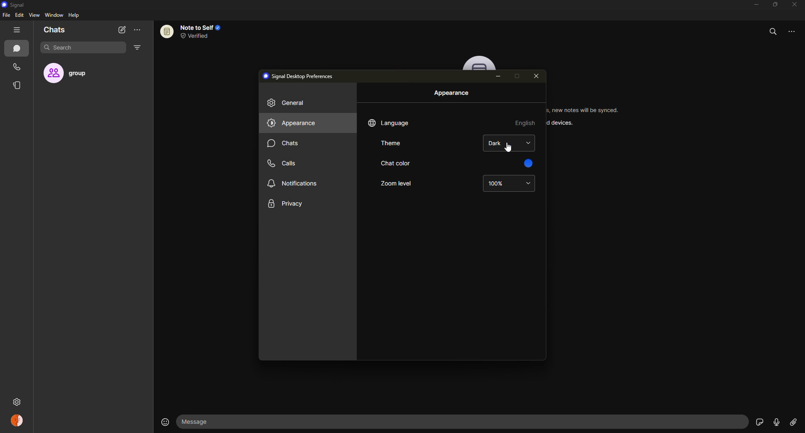  What do you see at coordinates (195, 31) in the screenshot?
I see `note to self` at bounding box center [195, 31].